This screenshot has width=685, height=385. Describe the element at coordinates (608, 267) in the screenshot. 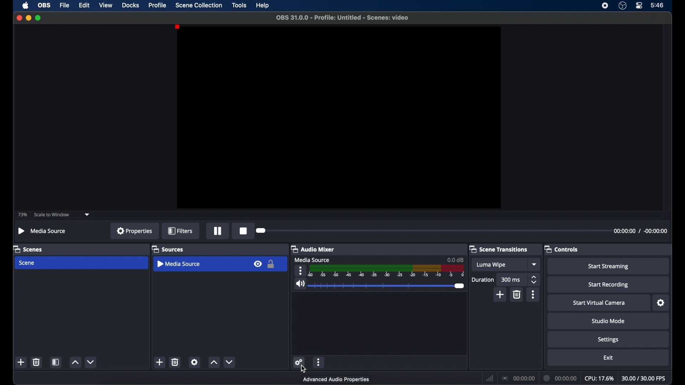

I see `start streaming` at that location.